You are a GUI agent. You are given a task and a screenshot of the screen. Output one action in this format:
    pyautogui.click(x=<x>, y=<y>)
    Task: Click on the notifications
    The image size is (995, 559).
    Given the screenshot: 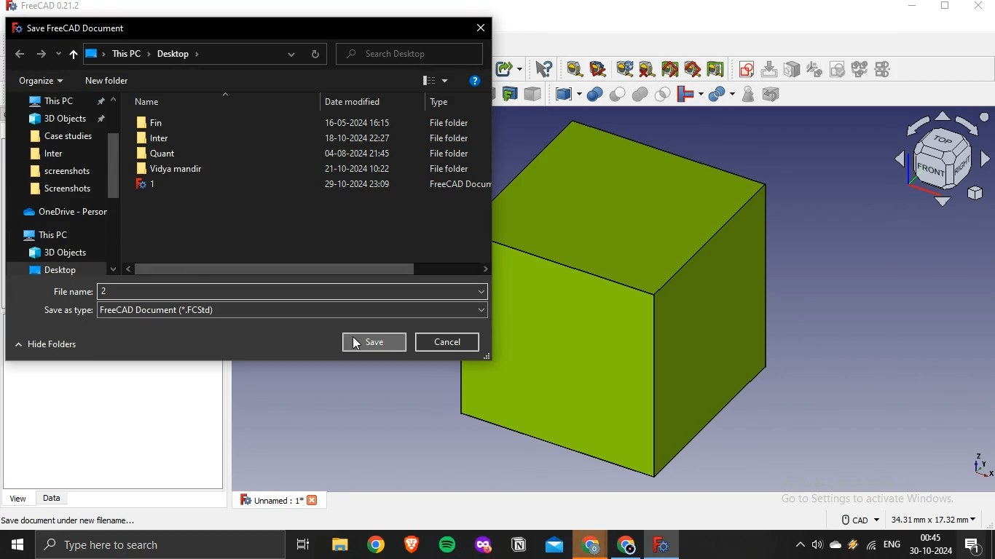 What is the action you would take?
    pyautogui.click(x=973, y=545)
    